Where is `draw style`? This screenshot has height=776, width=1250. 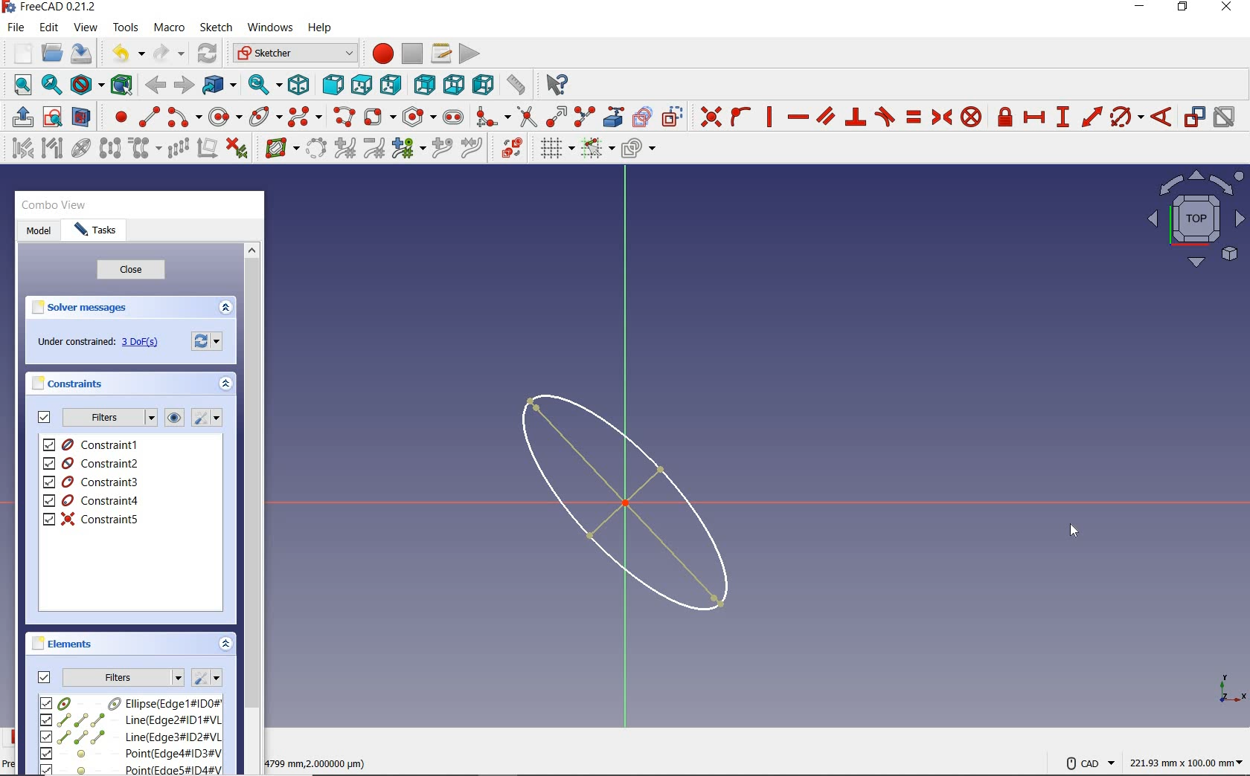
draw style is located at coordinates (87, 84).